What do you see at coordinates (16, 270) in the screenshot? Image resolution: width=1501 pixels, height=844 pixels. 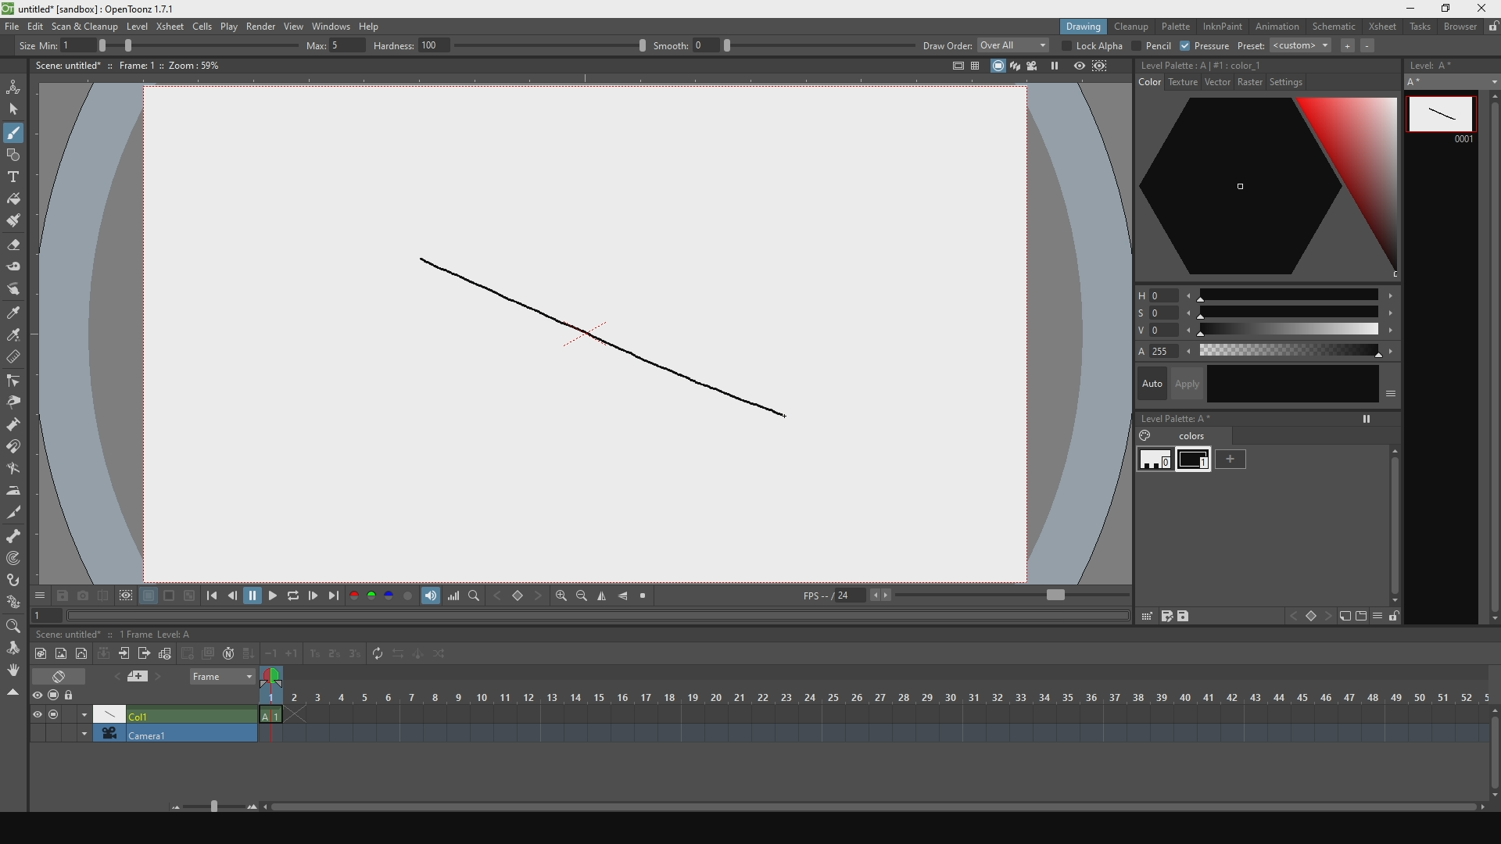 I see `tape` at bounding box center [16, 270].